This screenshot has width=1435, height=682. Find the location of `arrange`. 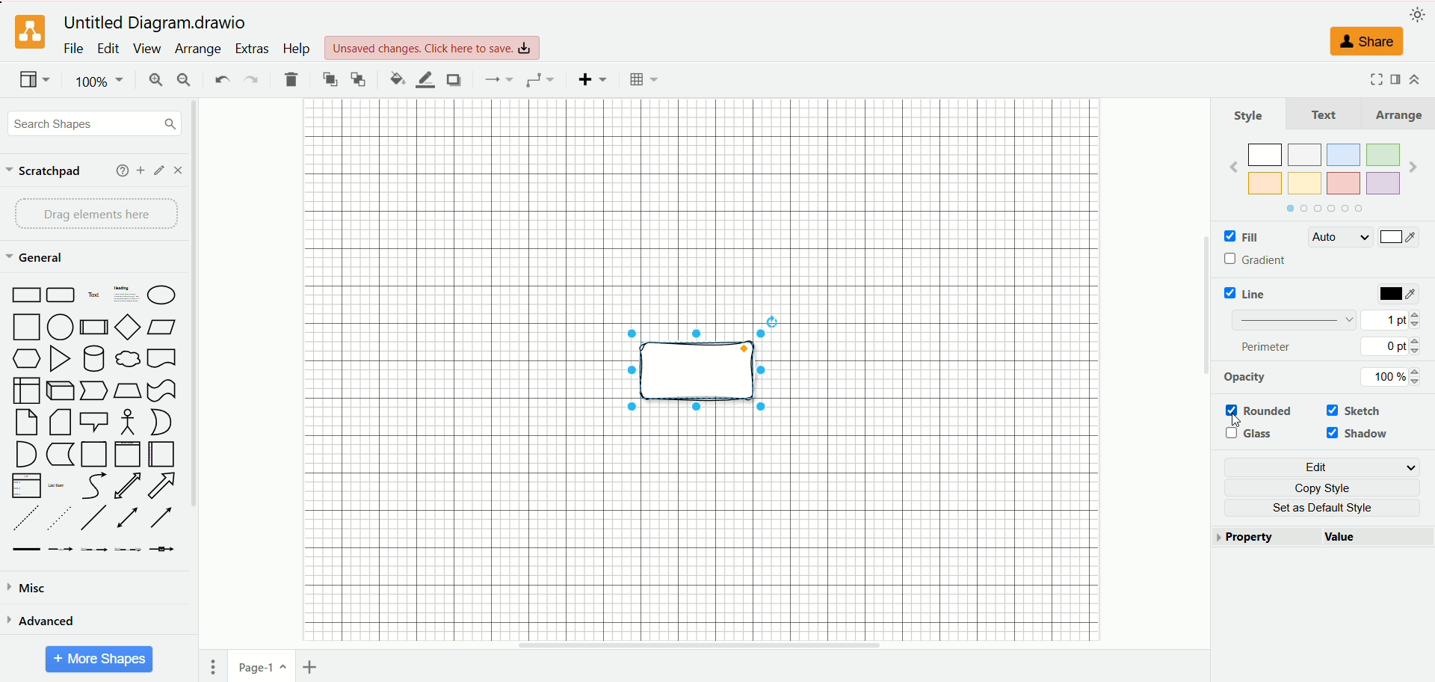

arrange is located at coordinates (200, 49).